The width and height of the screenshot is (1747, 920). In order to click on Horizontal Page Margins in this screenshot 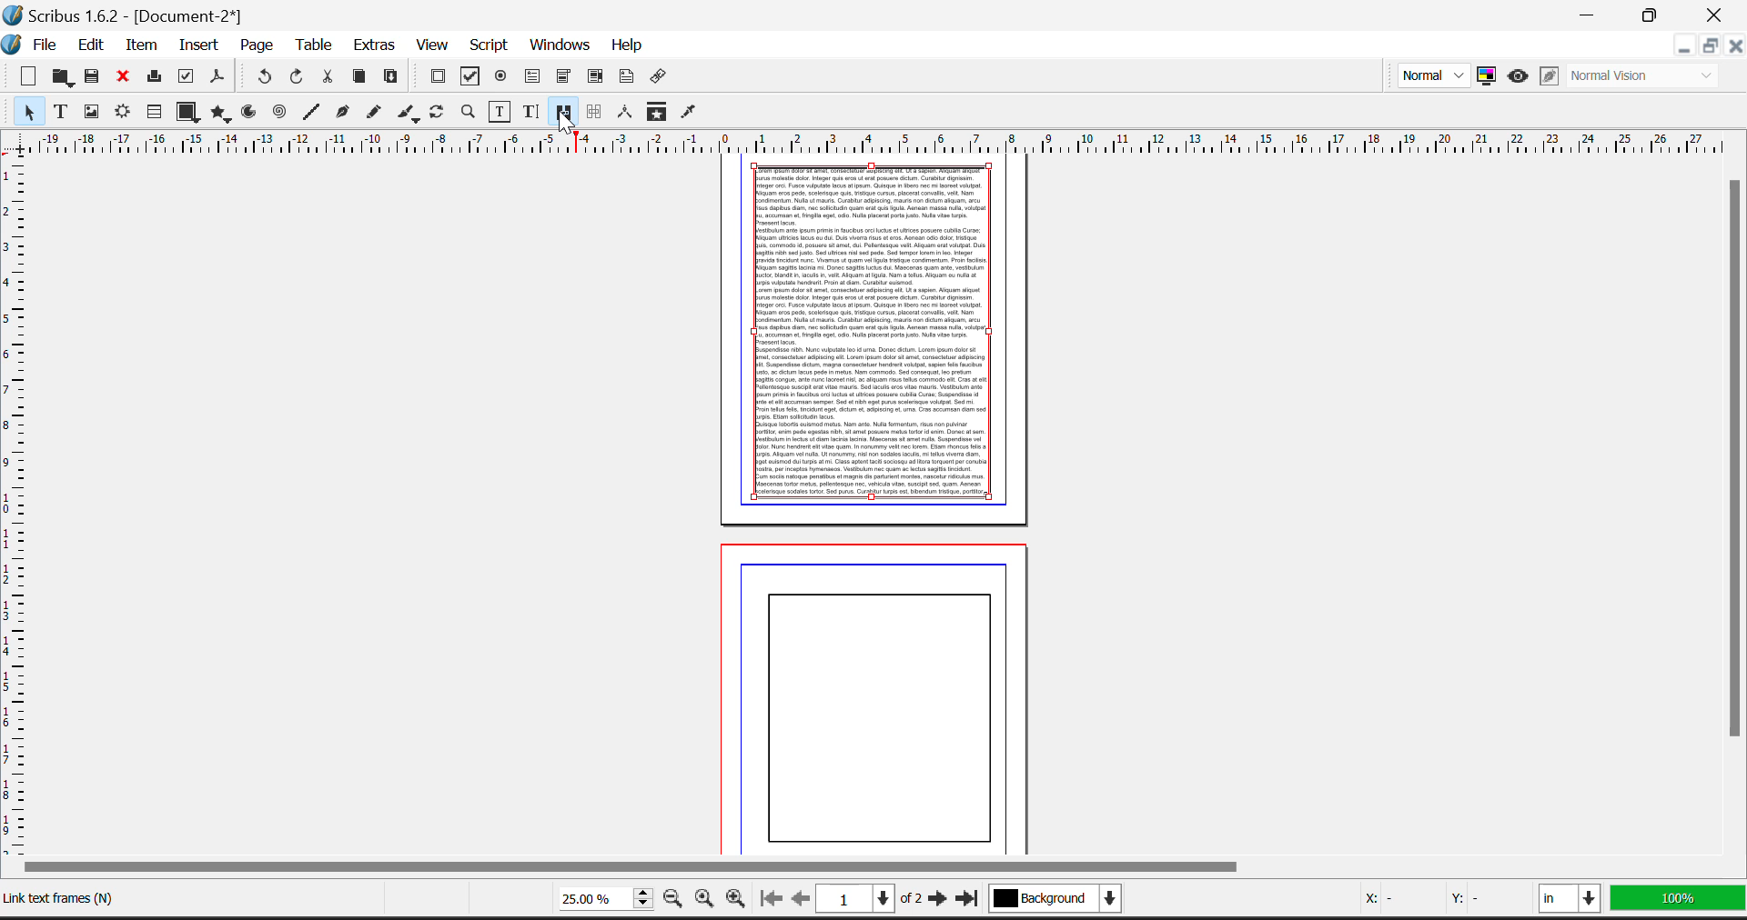, I will do `click(16, 504)`.